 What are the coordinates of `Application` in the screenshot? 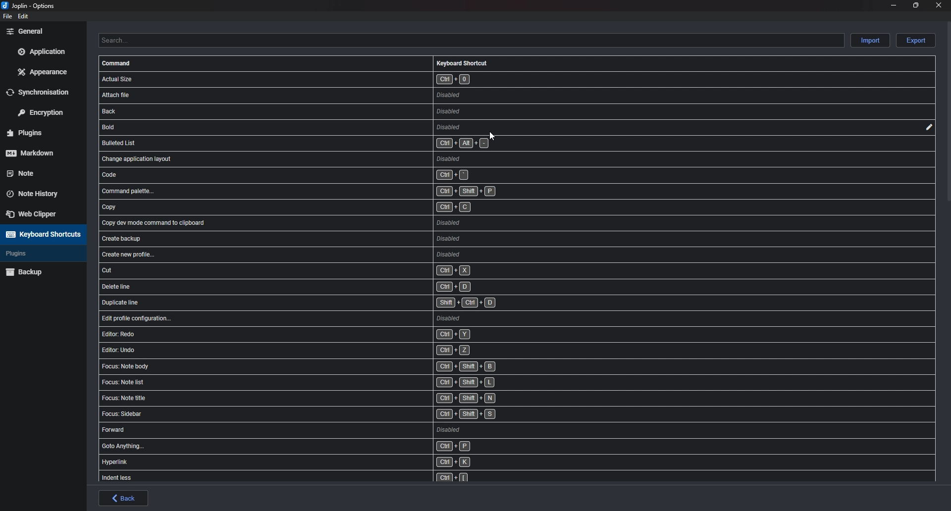 It's located at (41, 51).